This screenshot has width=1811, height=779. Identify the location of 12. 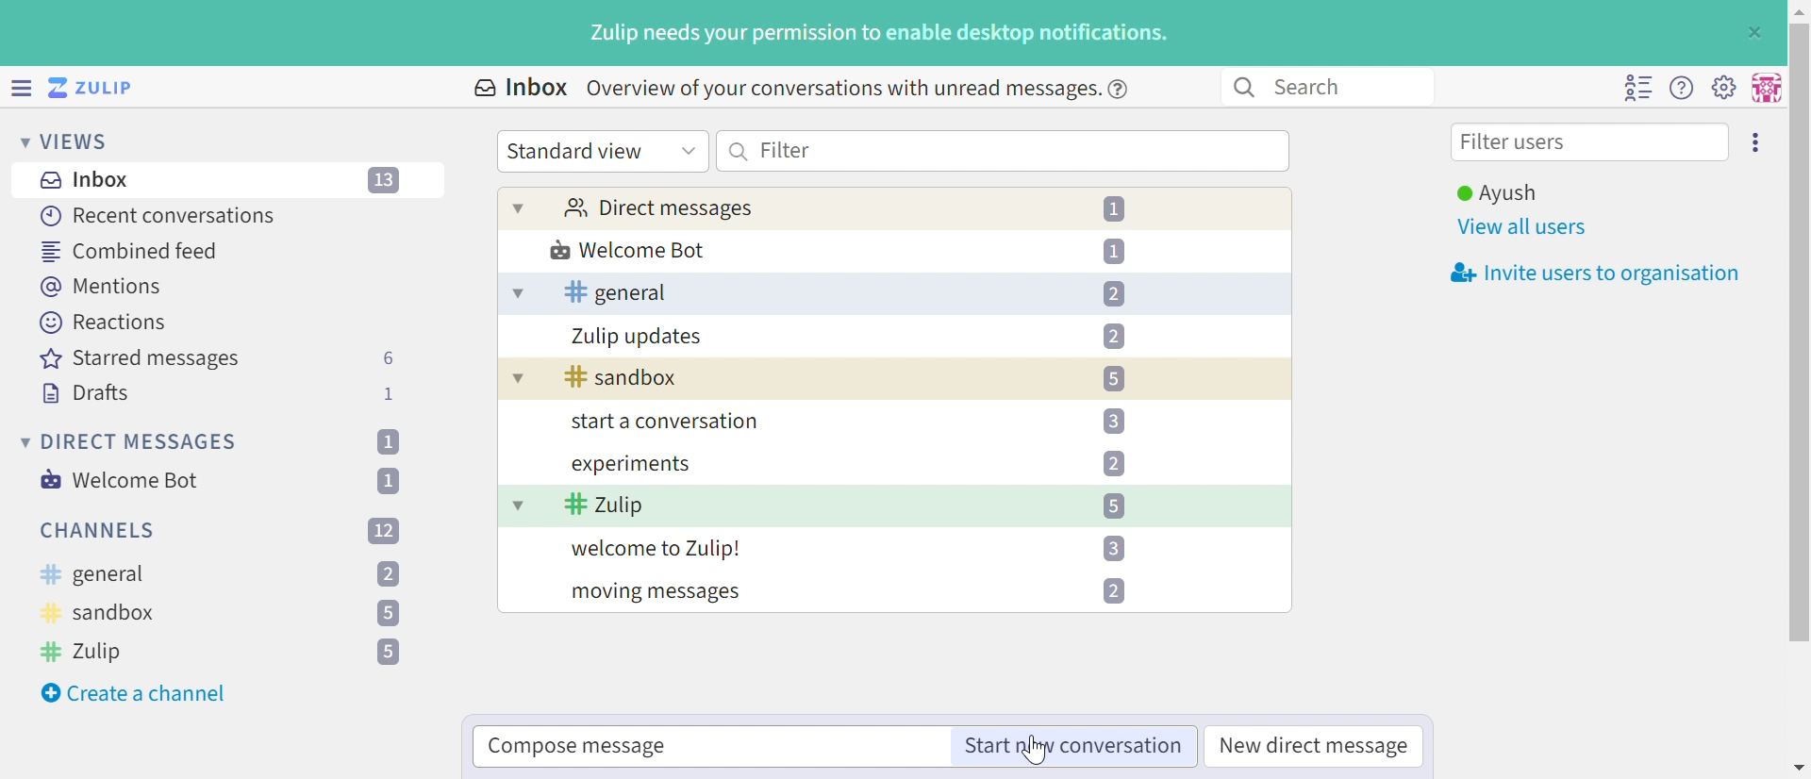
(384, 529).